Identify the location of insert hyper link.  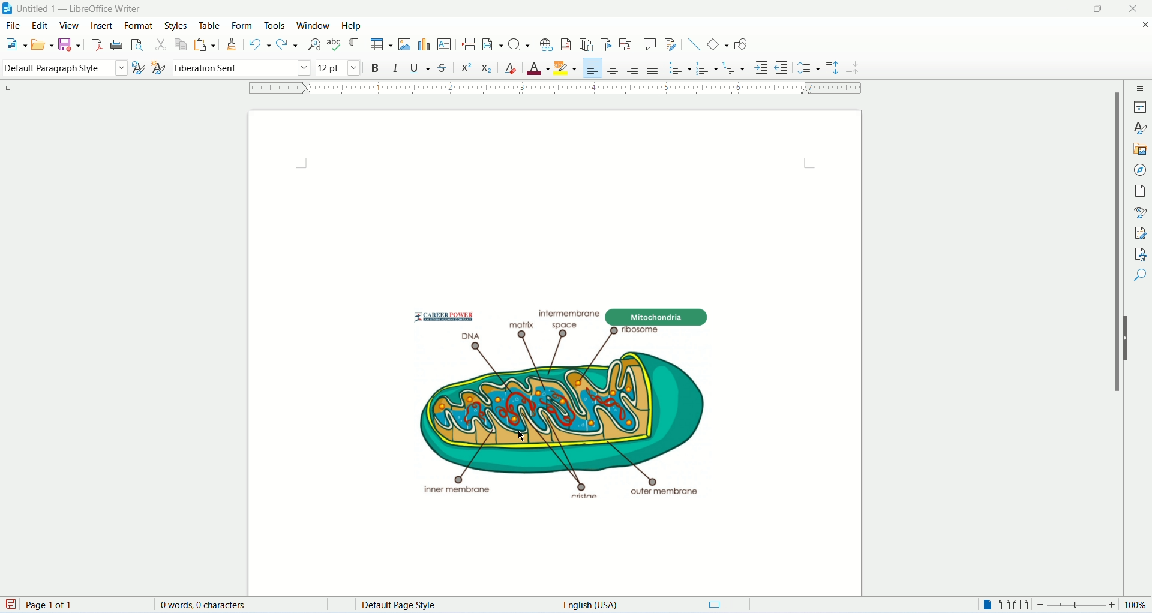
(547, 44).